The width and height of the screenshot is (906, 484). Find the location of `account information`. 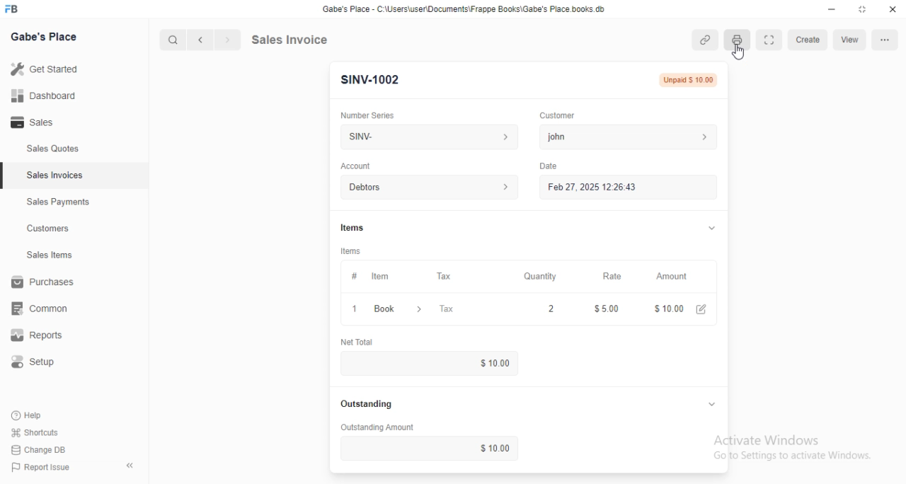

account information is located at coordinates (506, 188).